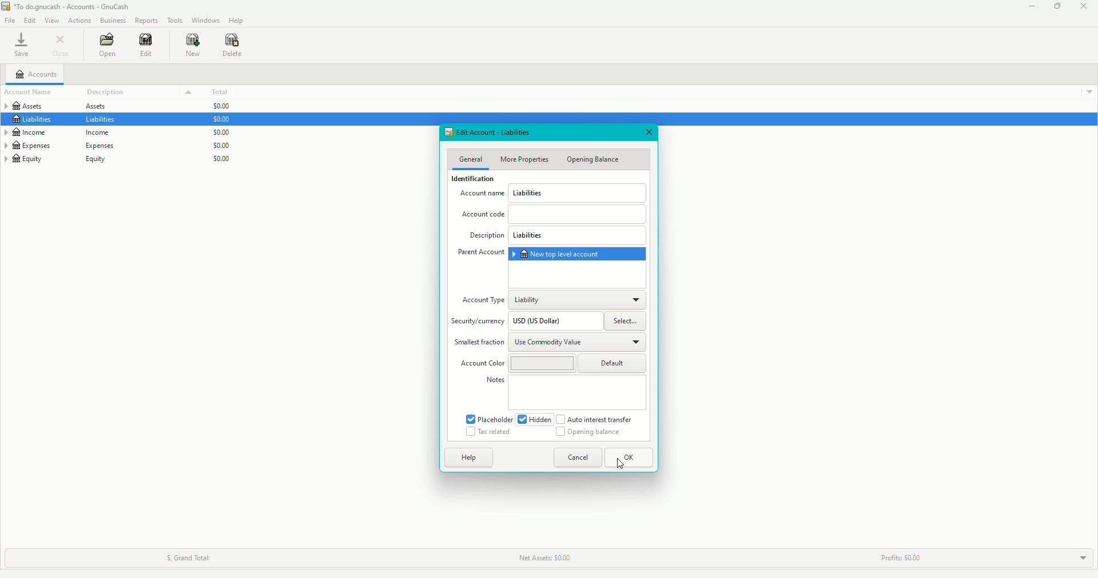 The height and width of the screenshot is (578, 1098). What do you see at coordinates (57, 133) in the screenshot?
I see `Income` at bounding box center [57, 133].